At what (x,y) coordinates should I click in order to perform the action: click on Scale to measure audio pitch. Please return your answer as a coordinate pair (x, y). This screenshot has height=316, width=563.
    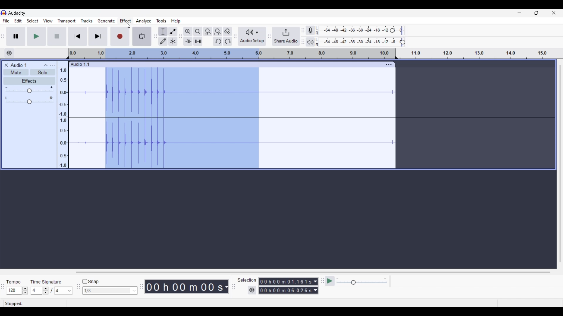
    Looking at the image, I should click on (63, 114).